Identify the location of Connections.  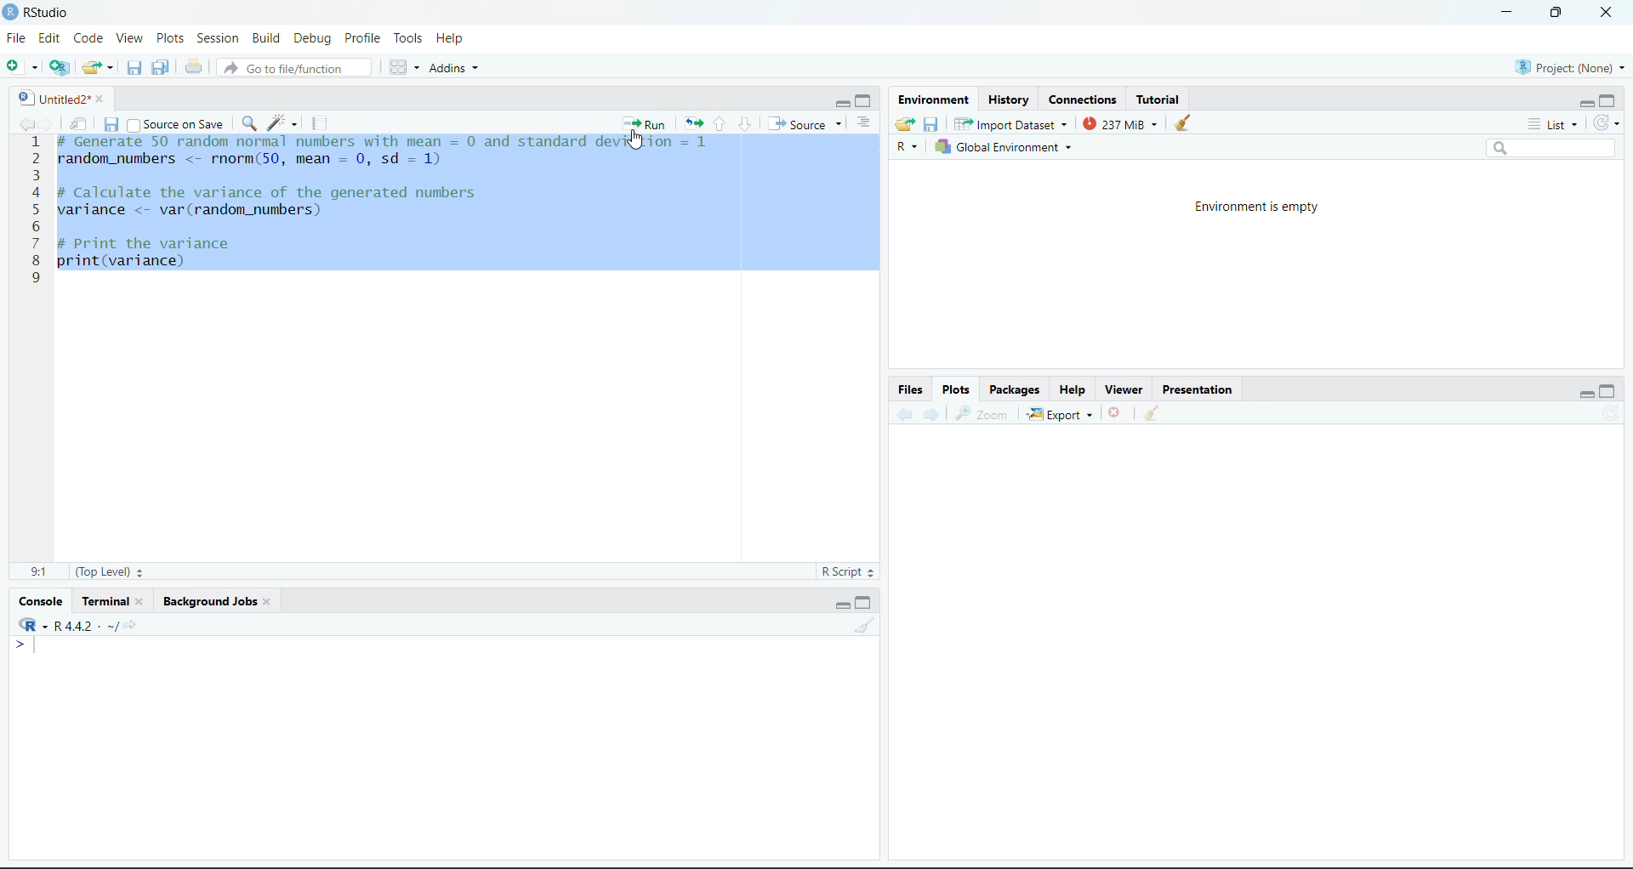
(1084, 100).